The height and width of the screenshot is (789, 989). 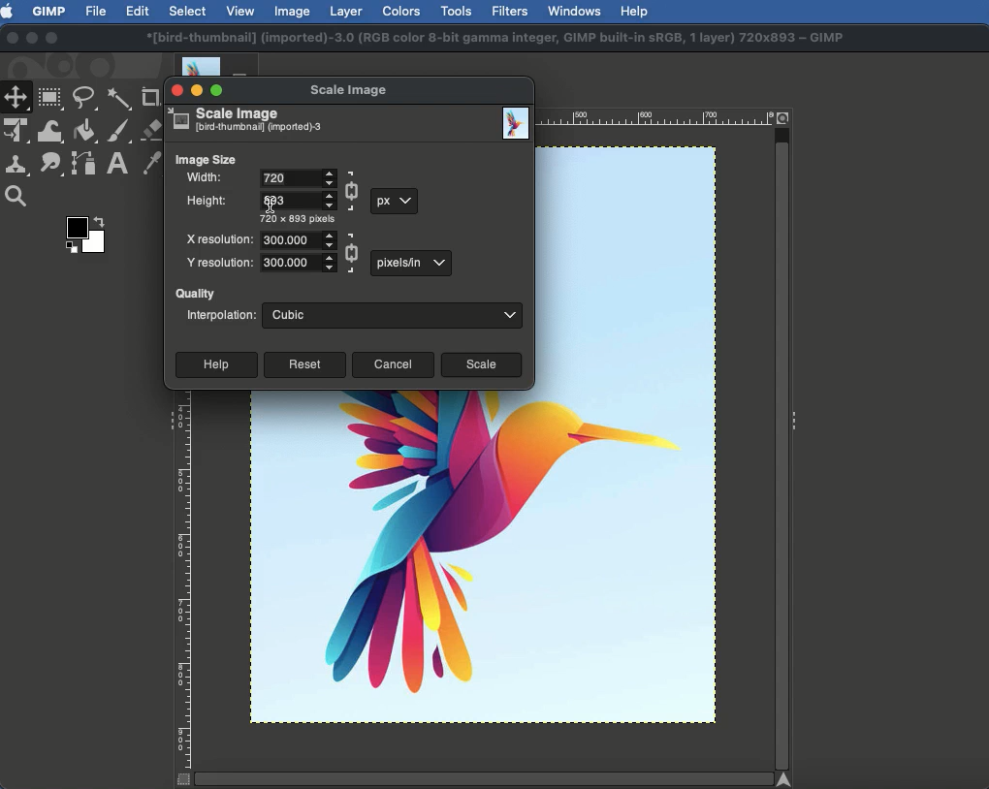 I want to click on Color picker, so click(x=152, y=164).